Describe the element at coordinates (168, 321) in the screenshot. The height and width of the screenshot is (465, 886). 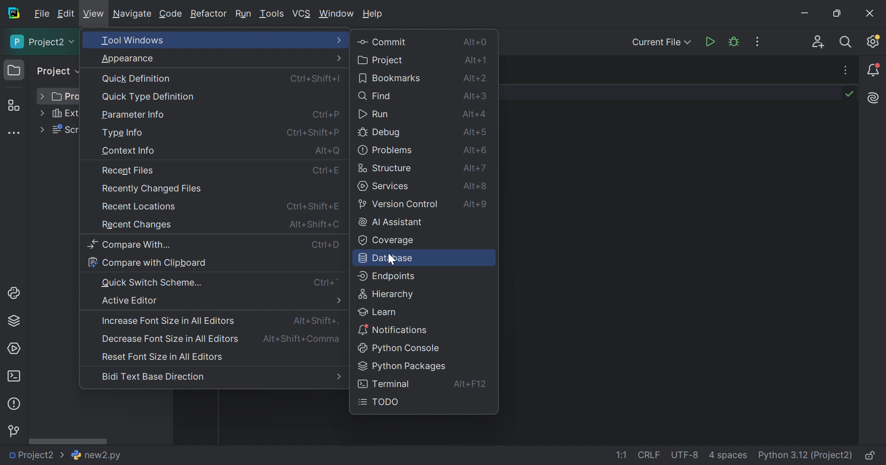
I see `Increase font size in all editors` at that location.